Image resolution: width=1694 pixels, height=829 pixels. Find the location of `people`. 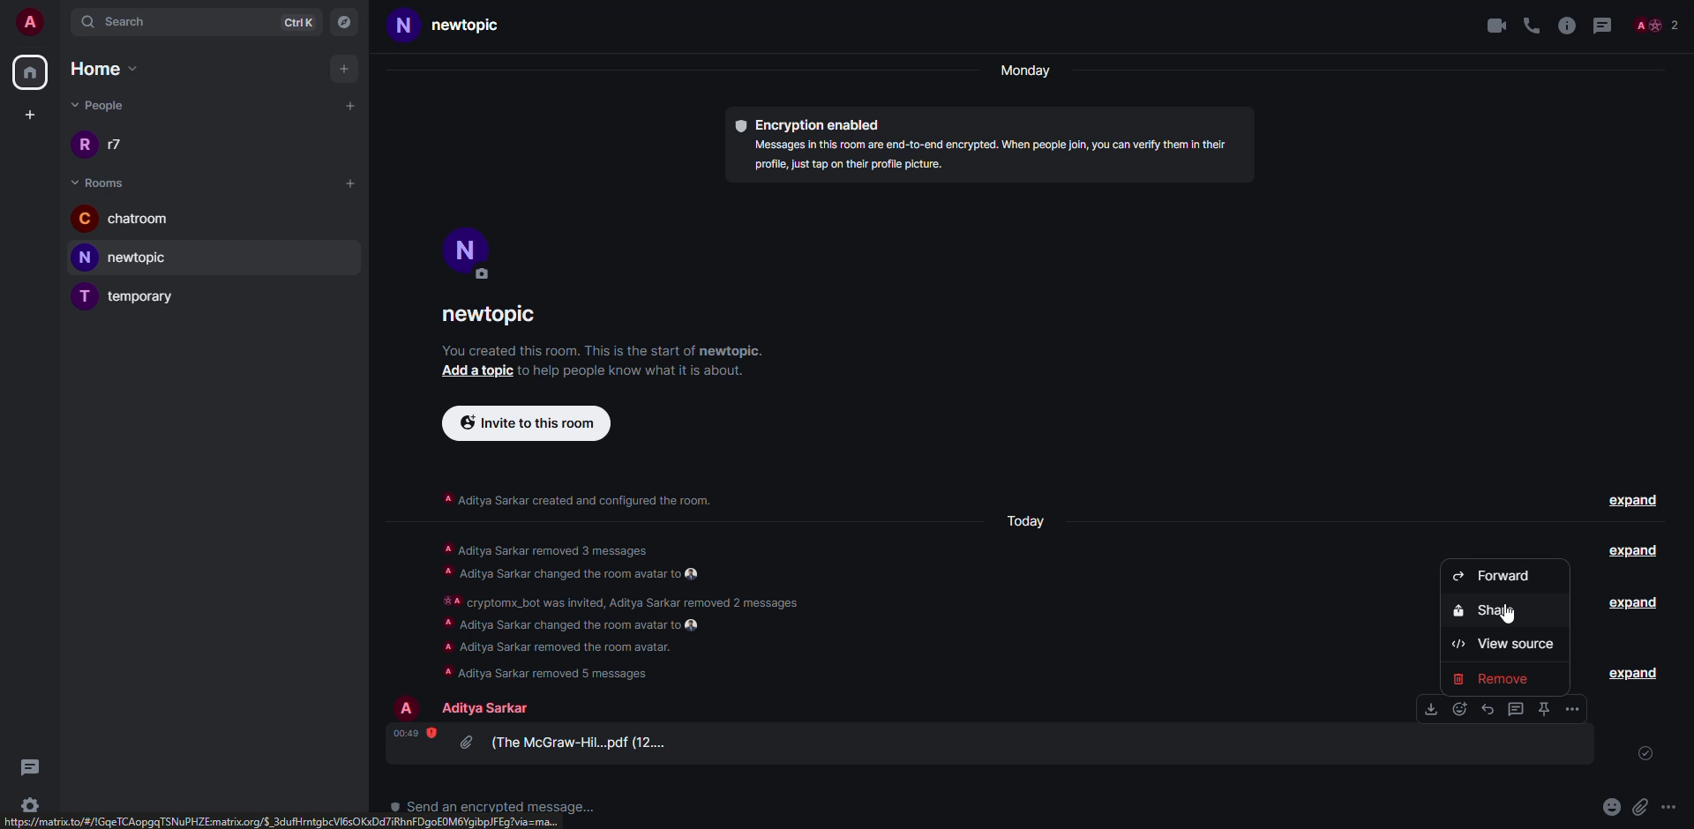

people is located at coordinates (109, 108).